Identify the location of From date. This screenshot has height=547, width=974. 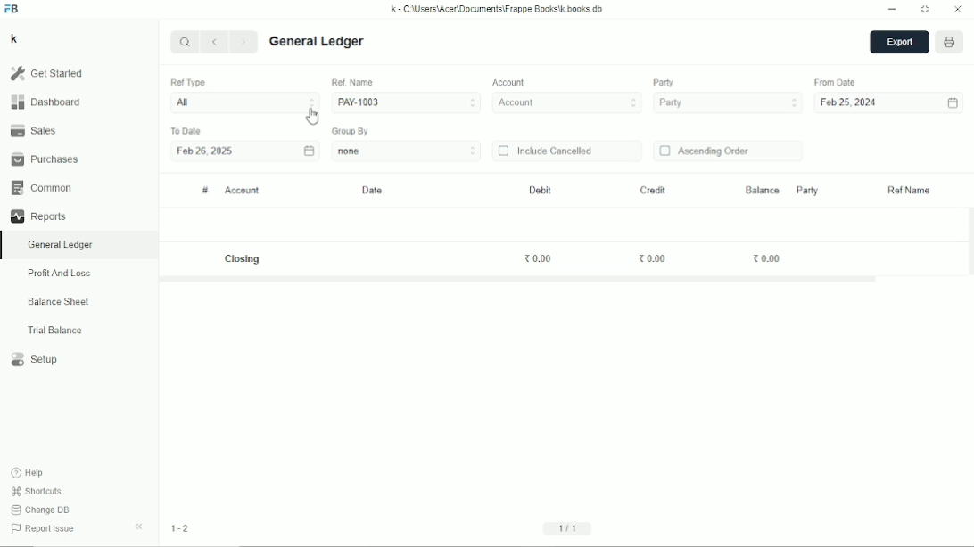
(837, 82).